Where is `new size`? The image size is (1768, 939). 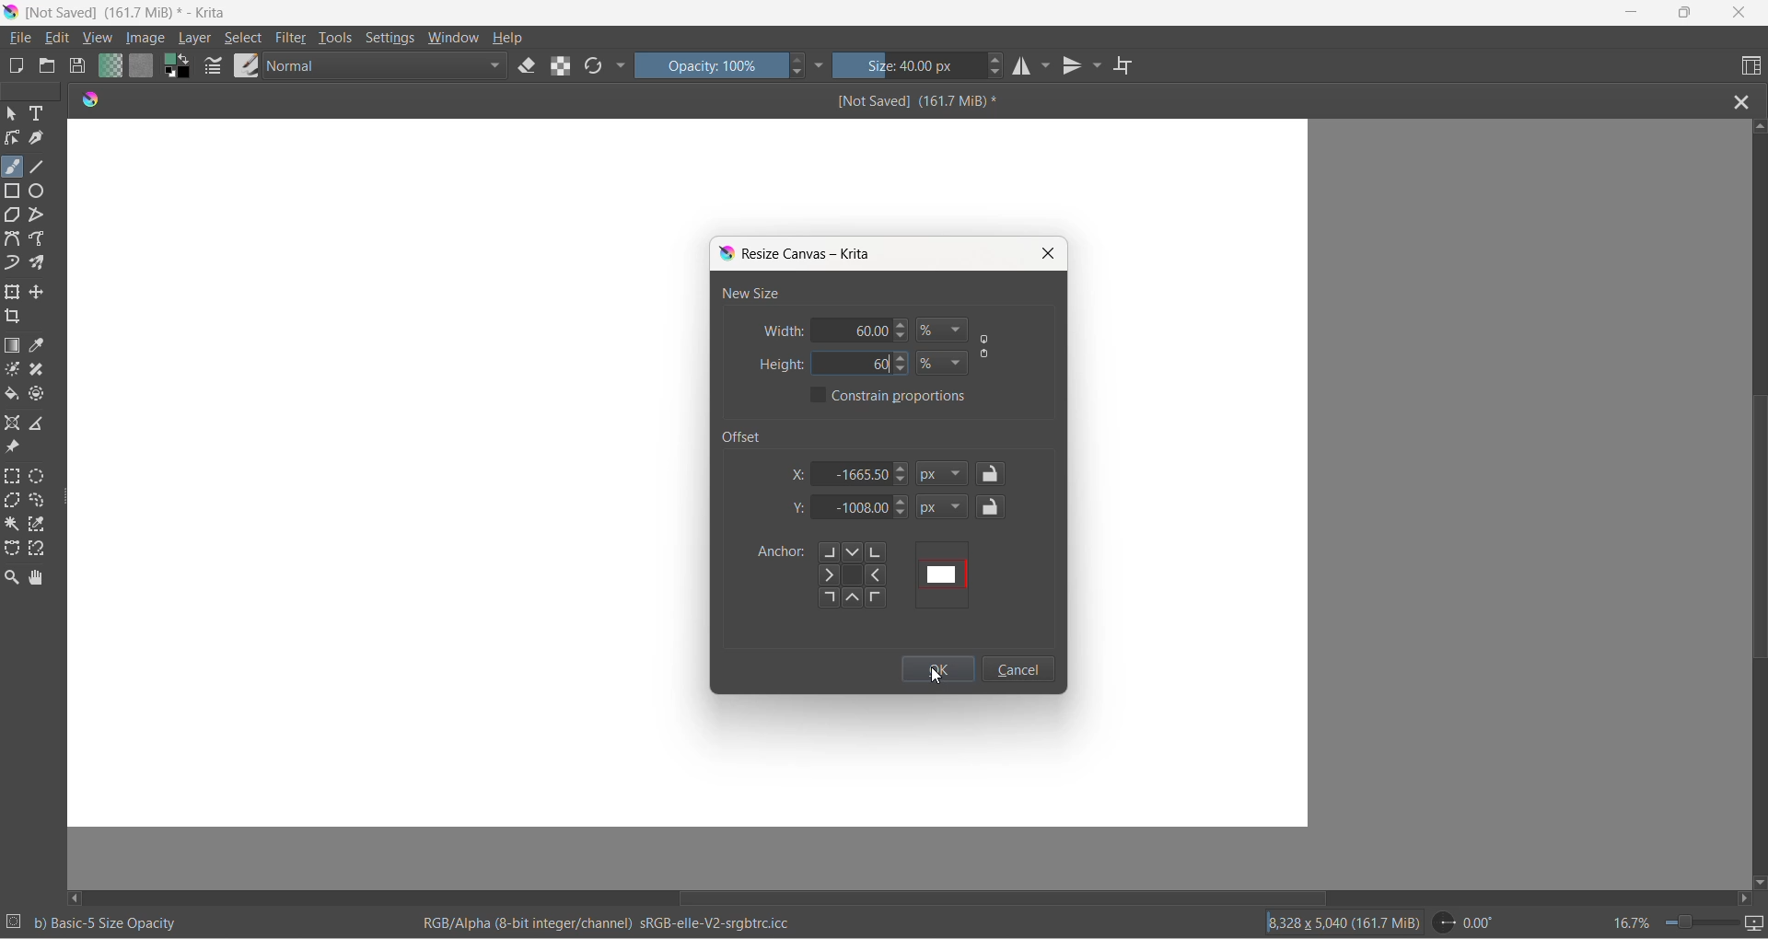 new size is located at coordinates (750, 293).